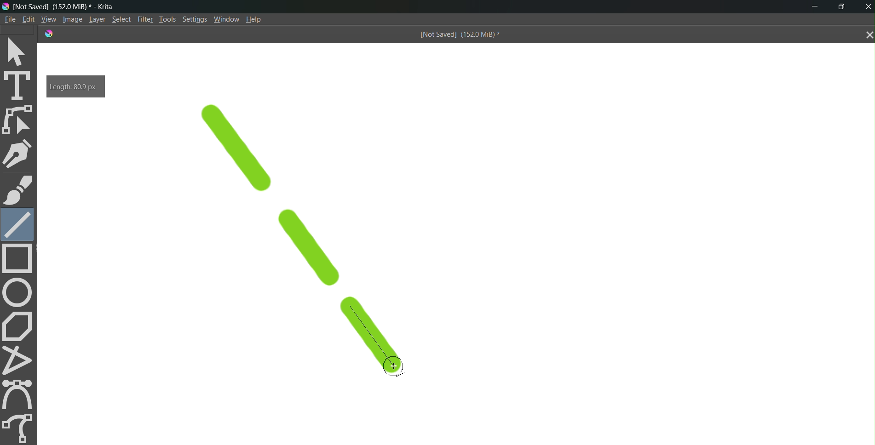  What do you see at coordinates (812, 7) in the screenshot?
I see `minimize` at bounding box center [812, 7].